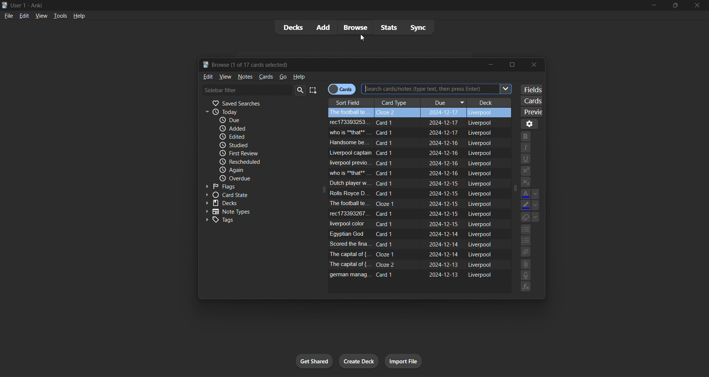  What do you see at coordinates (388, 123) in the screenshot?
I see `card 1` at bounding box center [388, 123].